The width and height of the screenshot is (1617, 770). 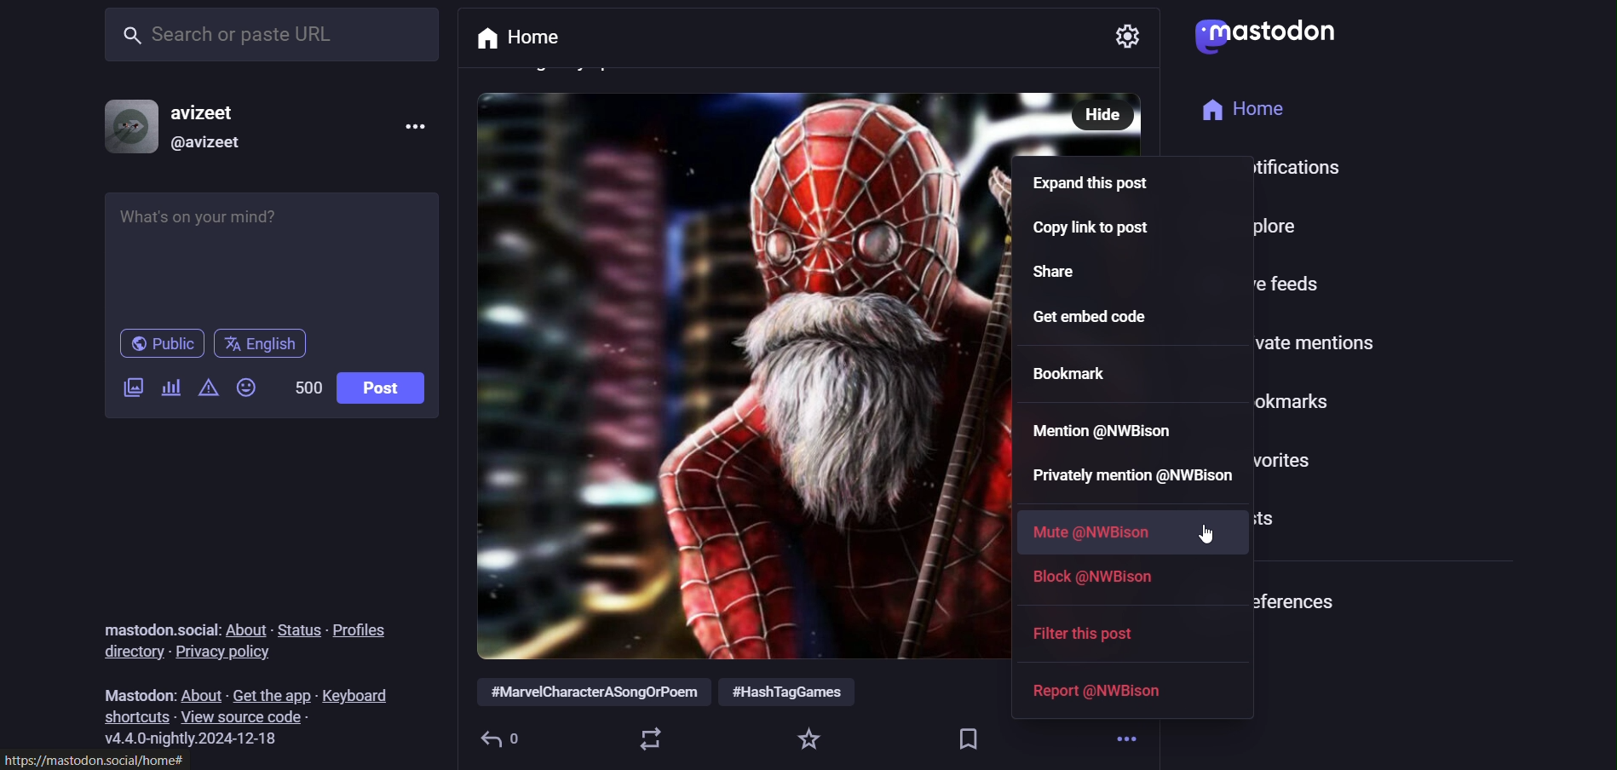 I want to click on profile picture, so click(x=122, y=128).